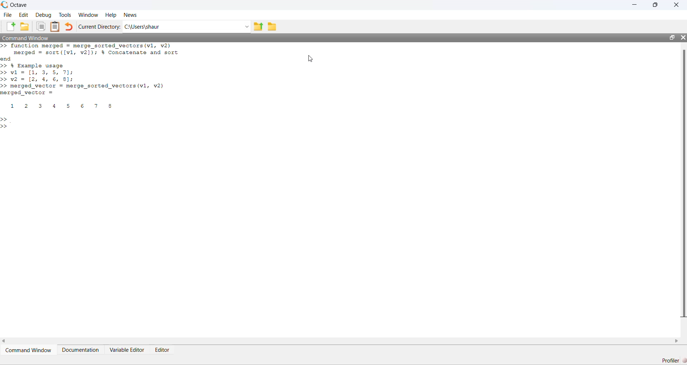  What do you see at coordinates (672, 38) in the screenshot?
I see `open in separate window` at bounding box center [672, 38].